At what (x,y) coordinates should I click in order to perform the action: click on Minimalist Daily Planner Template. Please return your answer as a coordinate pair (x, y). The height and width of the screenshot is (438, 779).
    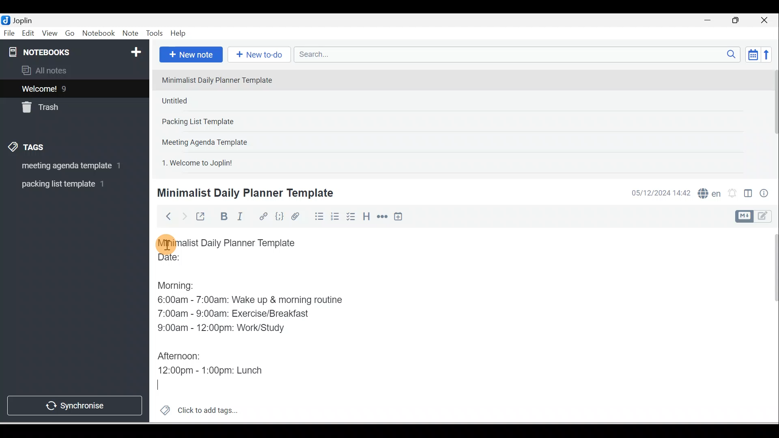
    Looking at the image, I should click on (235, 243).